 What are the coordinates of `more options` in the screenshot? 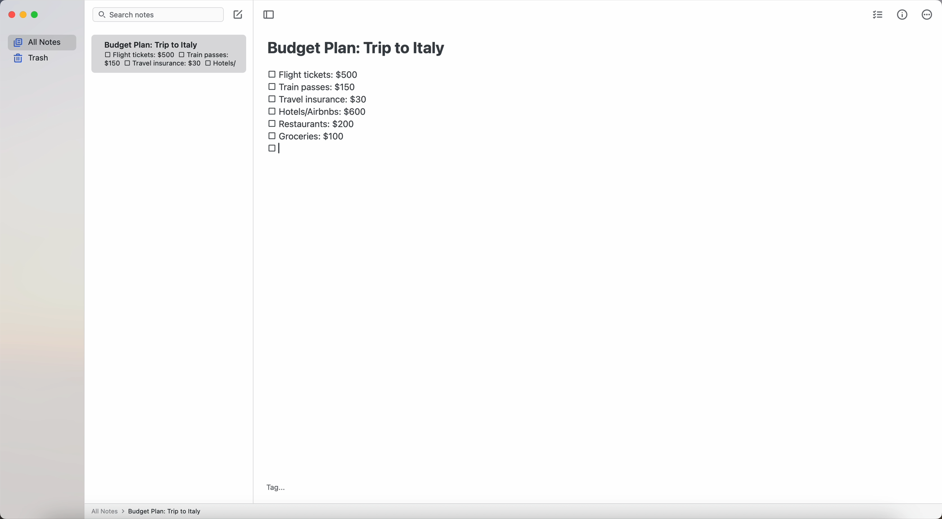 It's located at (927, 15).